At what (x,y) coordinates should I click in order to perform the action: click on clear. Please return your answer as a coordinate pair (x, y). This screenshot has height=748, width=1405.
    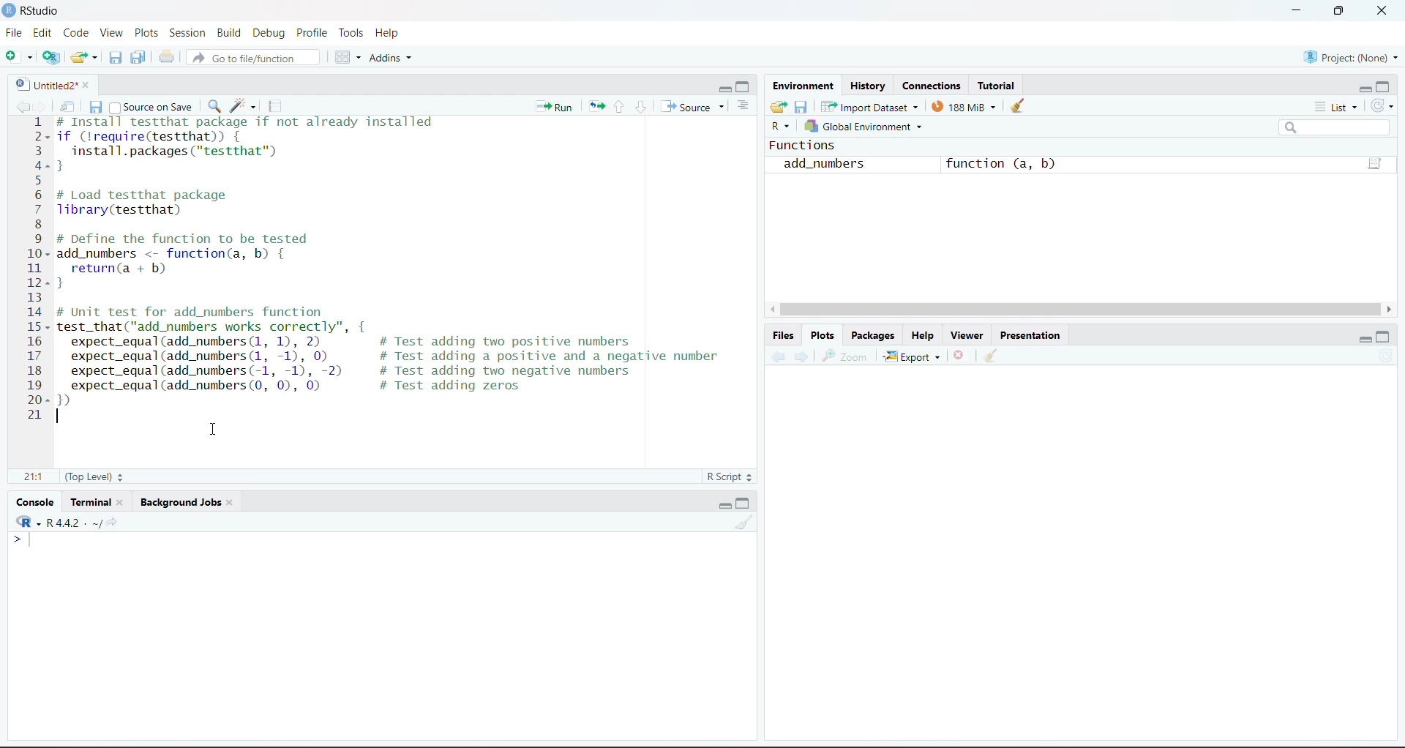
    Looking at the image, I should click on (991, 354).